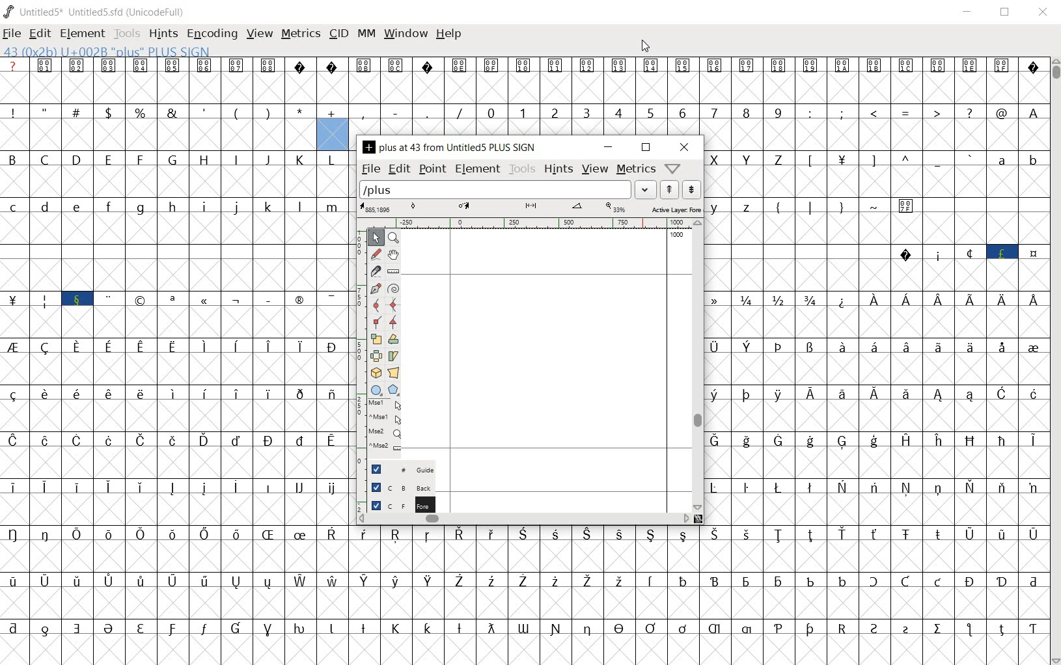 The width and height of the screenshot is (1061, 665). I want to click on mathematical fraction, so click(767, 314).